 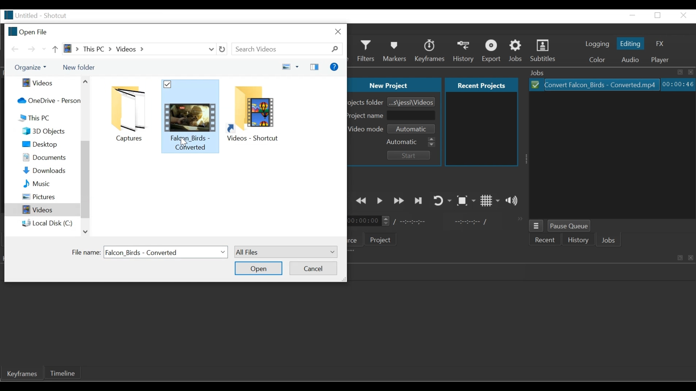 I want to click on Go up, so click(x=56, y=50).